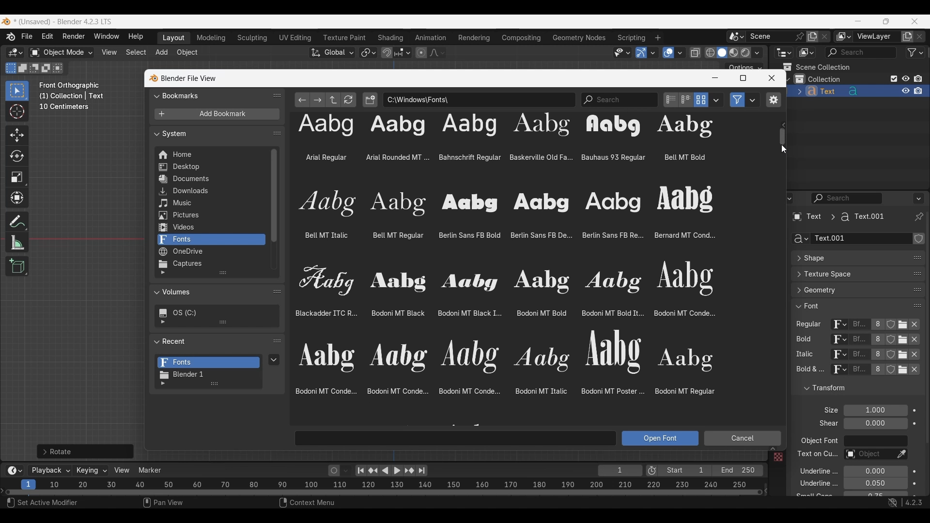 This screenshot has width=930, height=523. I want to click on More about Blender, so click(11, 37).